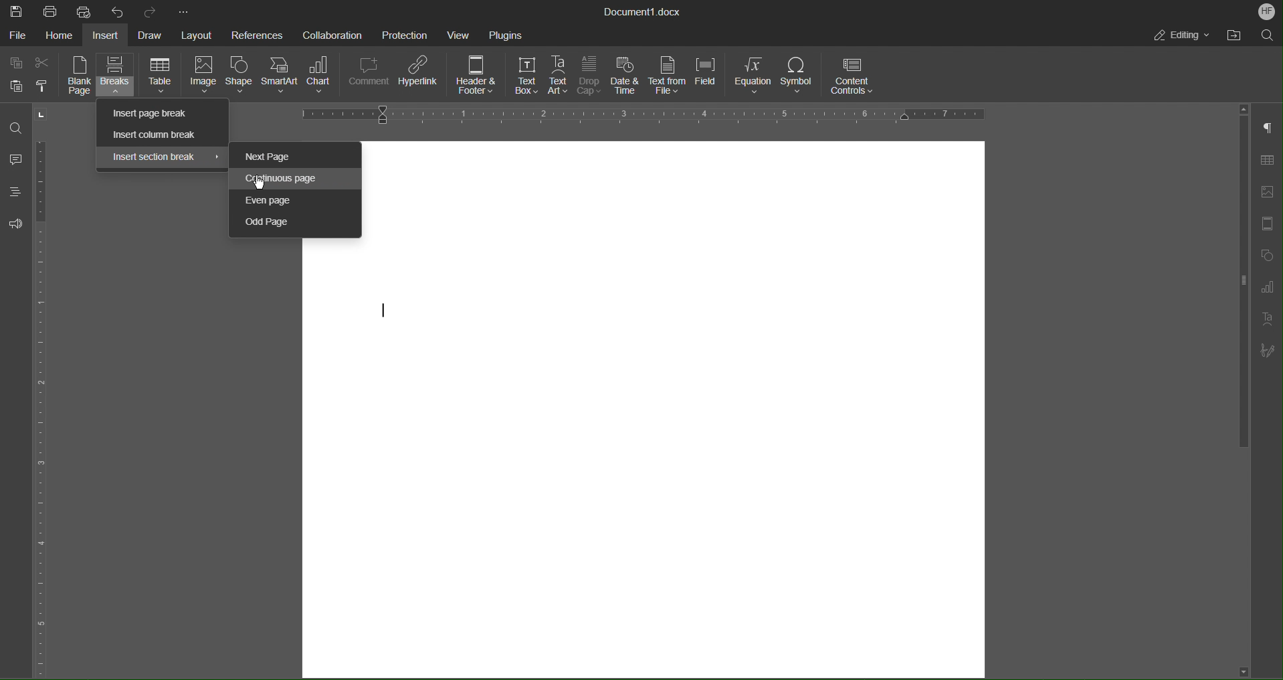 This screenshot has width=1283, height=680. Describe the element at coordinates (43, 87) in the screenshot. I see `Copy Style` at that location.